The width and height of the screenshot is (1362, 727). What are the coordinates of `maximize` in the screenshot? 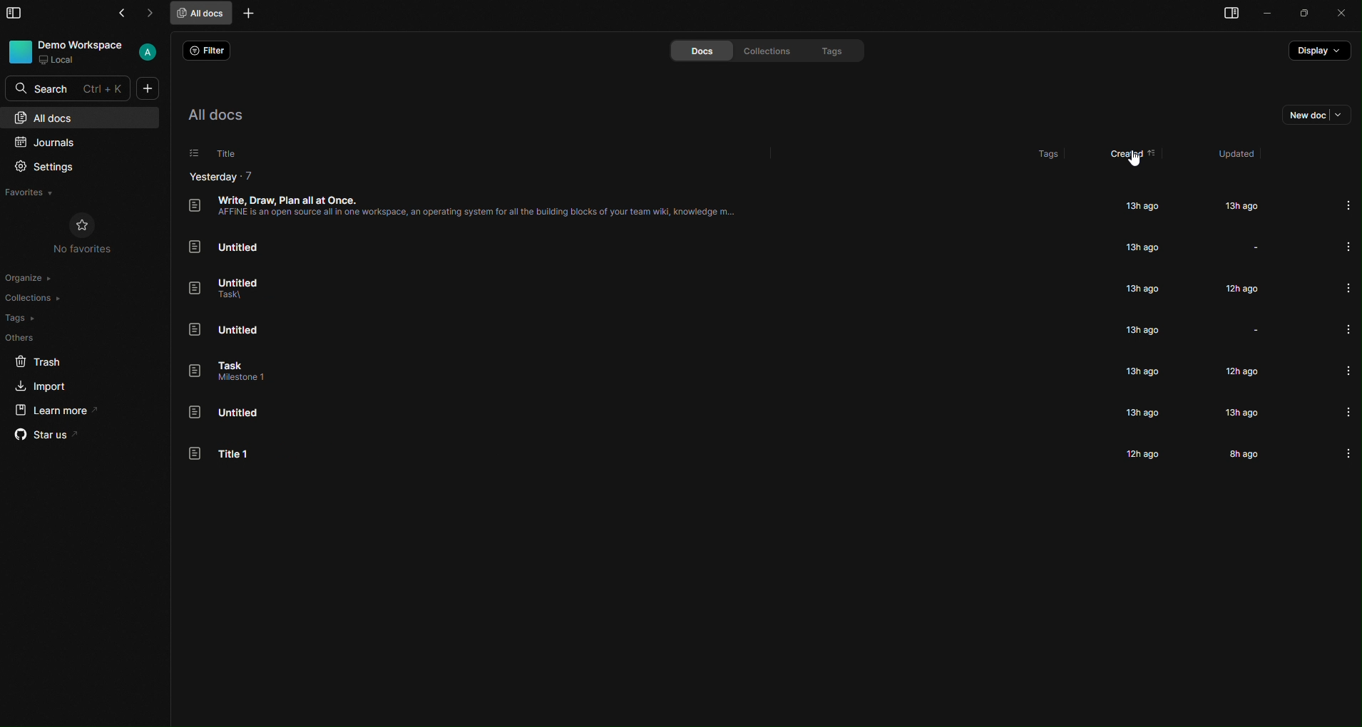 It's located at (1303, 14).